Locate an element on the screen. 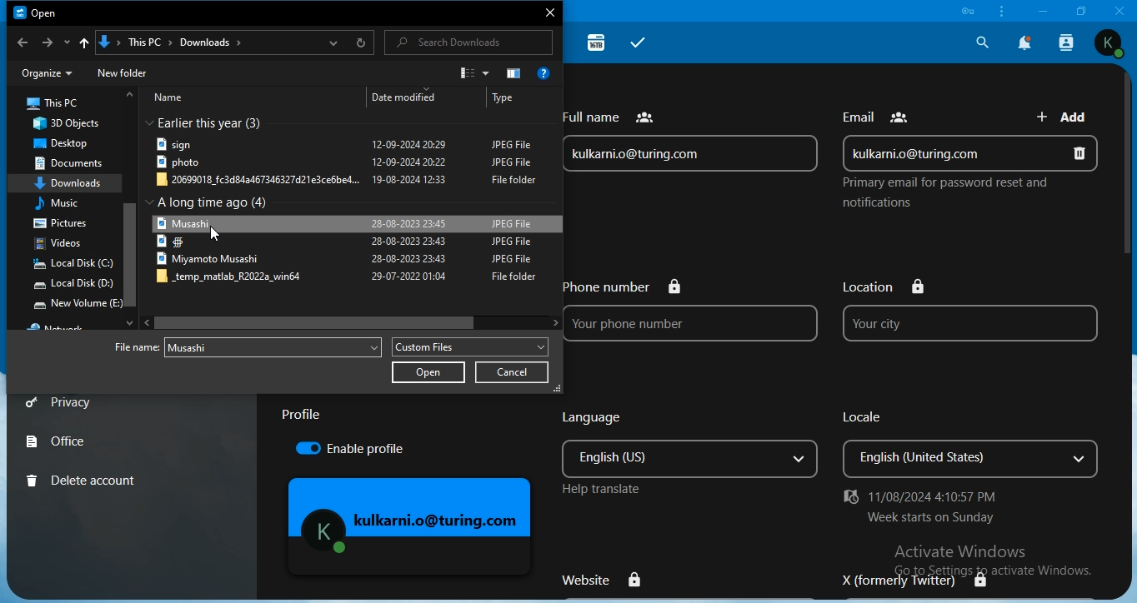 Image resolution: width=1137 pixels, height=603 pixels. close is located at coordinates (1120, 10).